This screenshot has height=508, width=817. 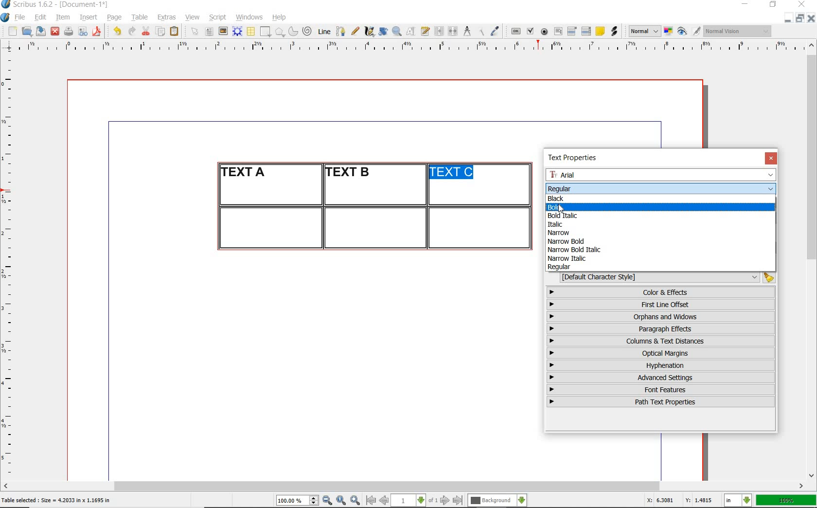 What do you see at coordinates (567, 258) in the screenshot?
I see `narrow italic` at bounding box center [567, 258].